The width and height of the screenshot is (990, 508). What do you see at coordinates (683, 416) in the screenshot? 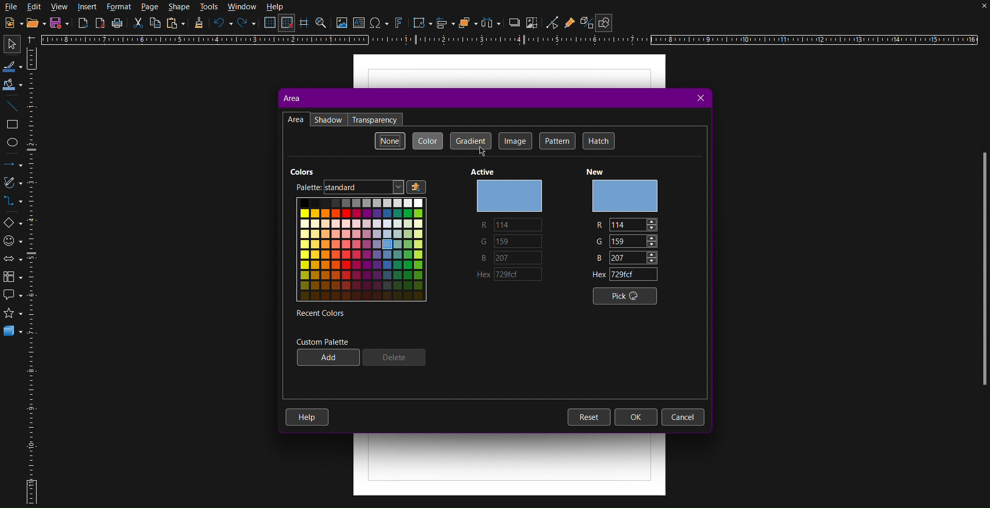
I see `Cancel` at bounding box center [683, 416].